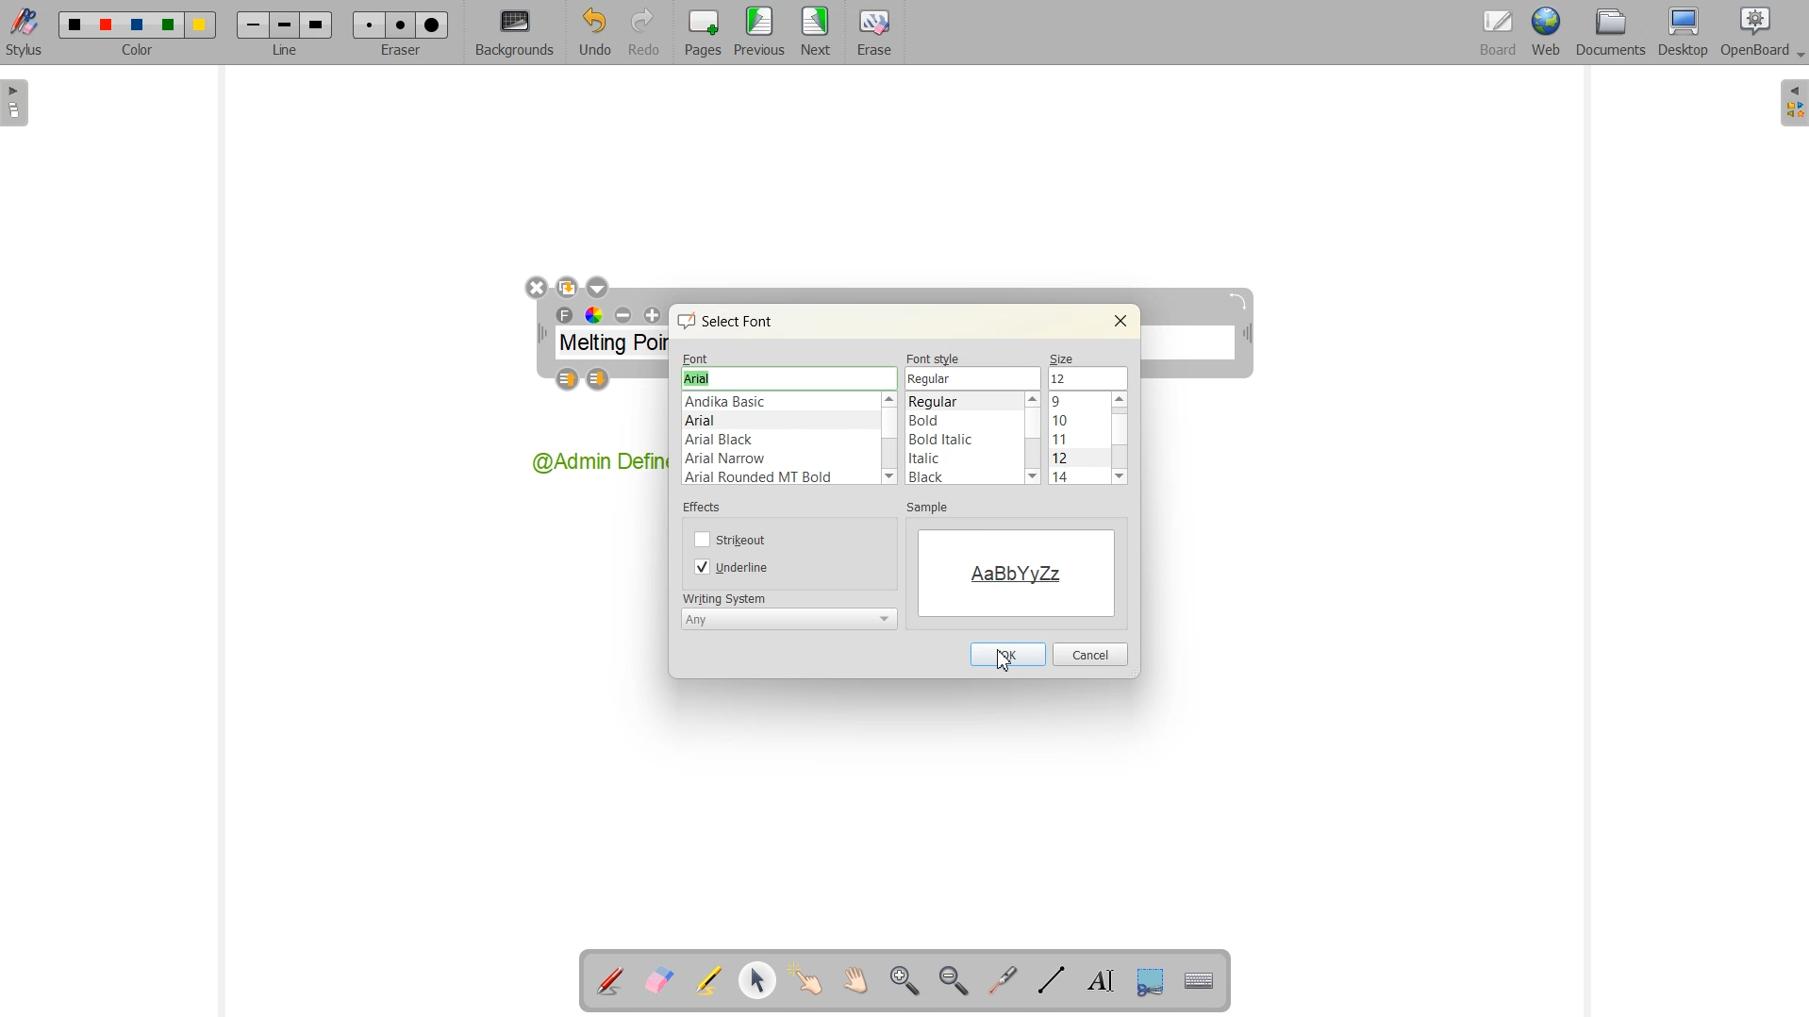 The image size is (1809, 1017). Describe the element at coordinates (817, 33) in the screenshot. I see `Next` at that location.